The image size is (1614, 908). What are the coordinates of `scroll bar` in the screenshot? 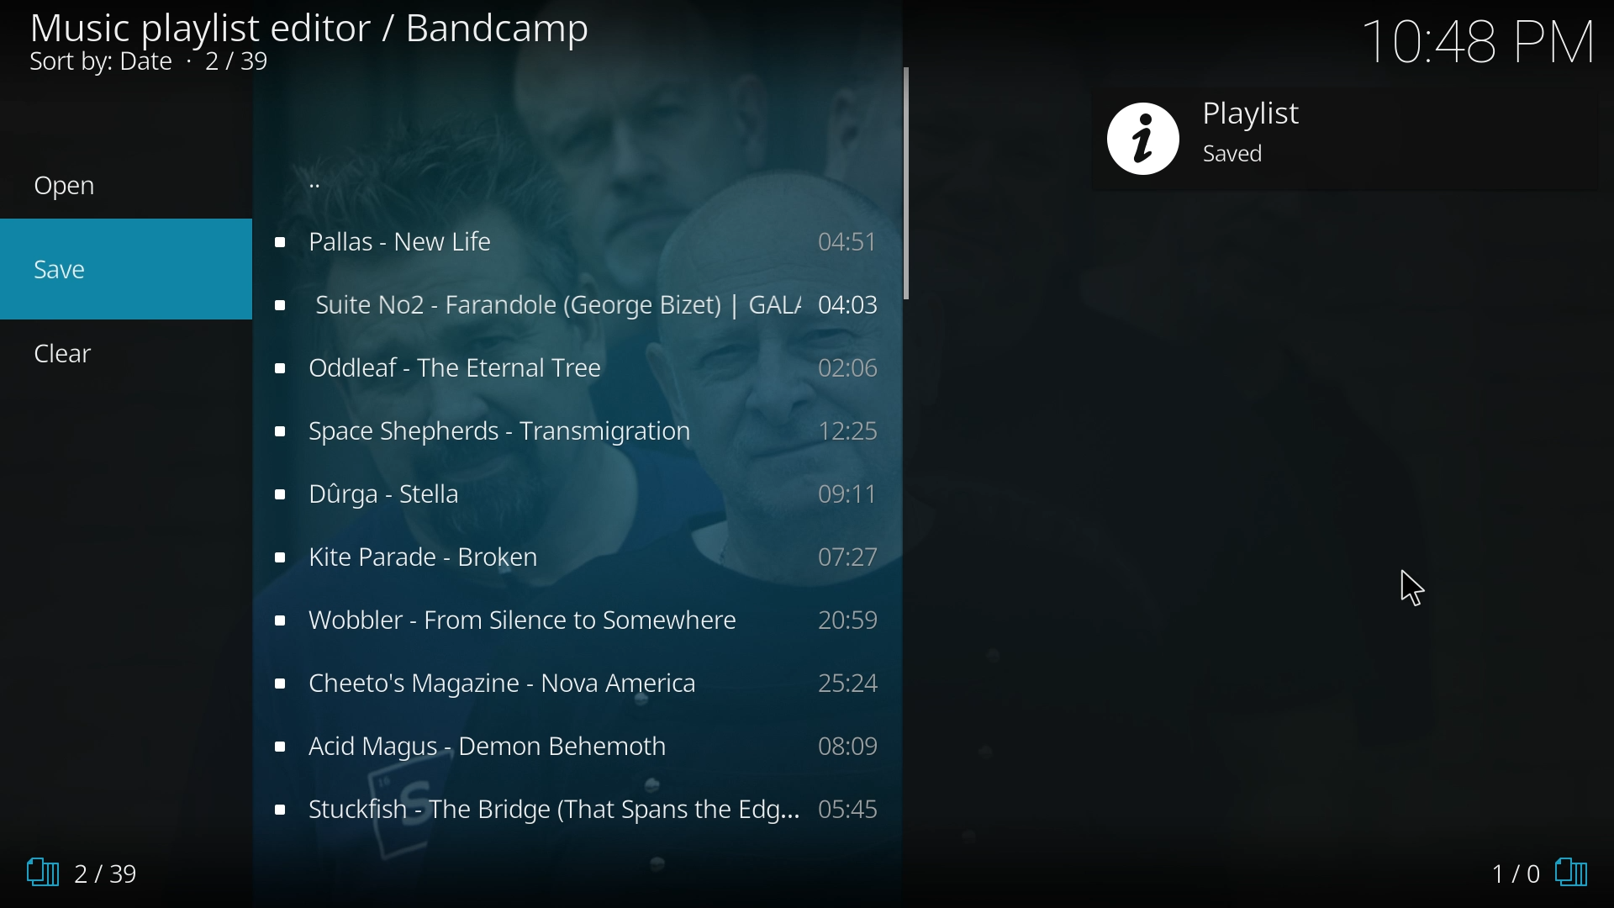 It's located at (905, 184).